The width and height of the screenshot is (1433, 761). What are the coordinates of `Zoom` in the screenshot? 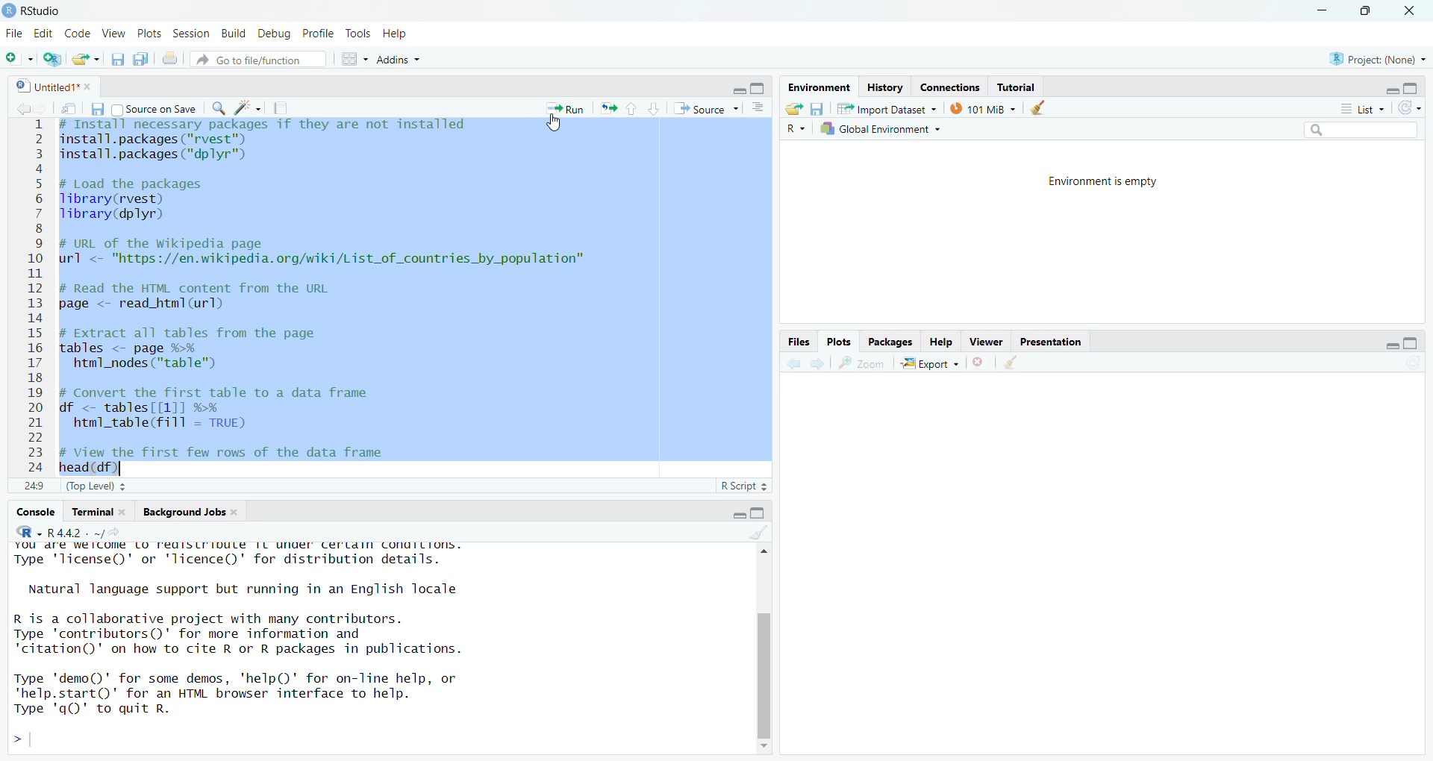 It's located at (862, 363).